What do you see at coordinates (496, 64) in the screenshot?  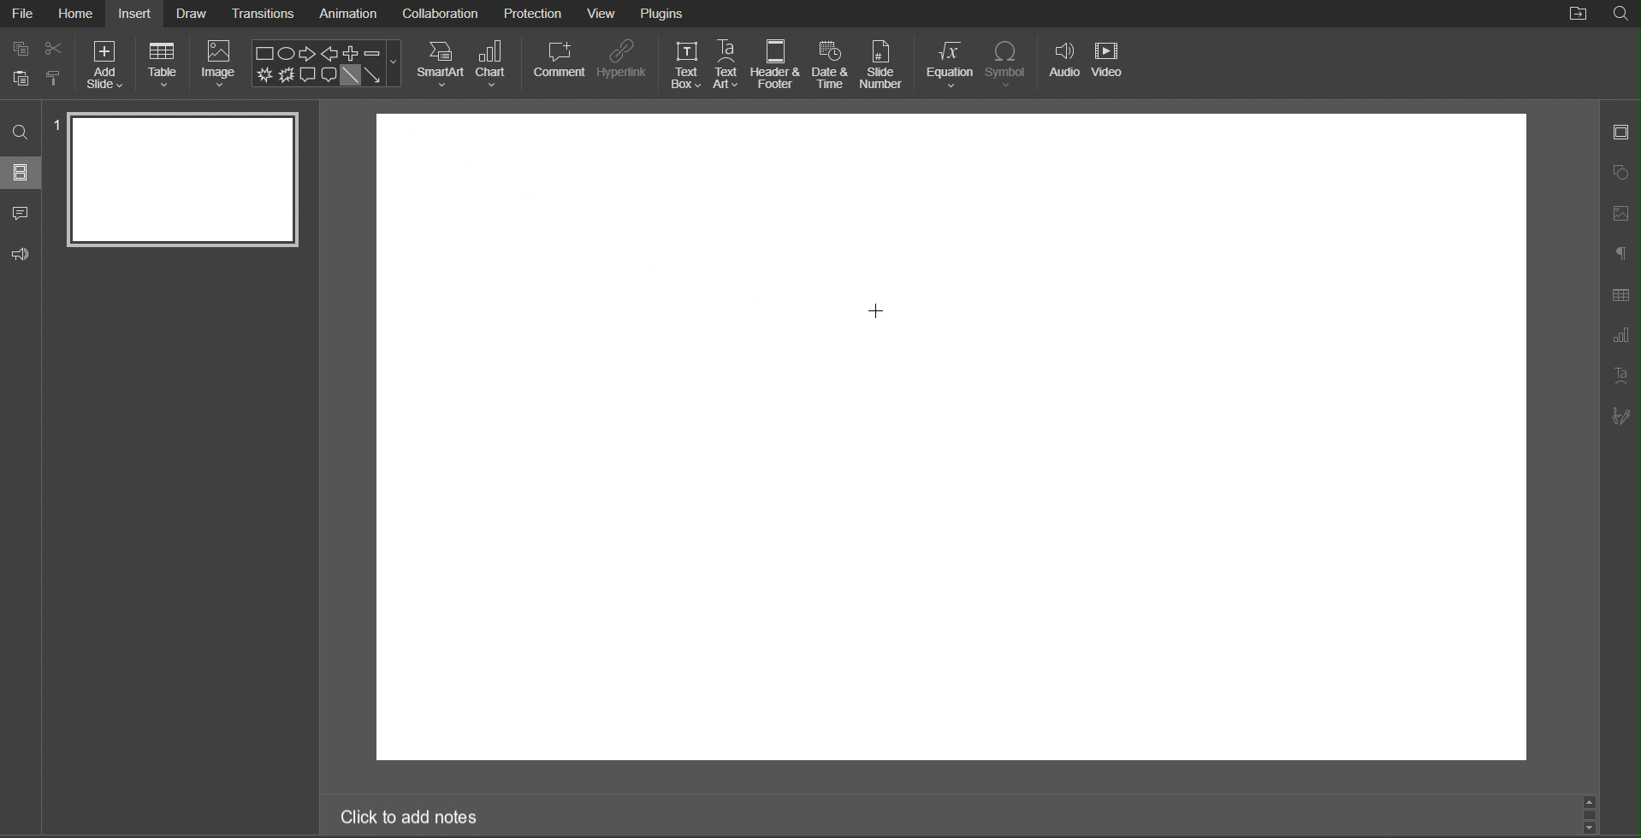 I see `Chart` at bounding box center [496, 64].